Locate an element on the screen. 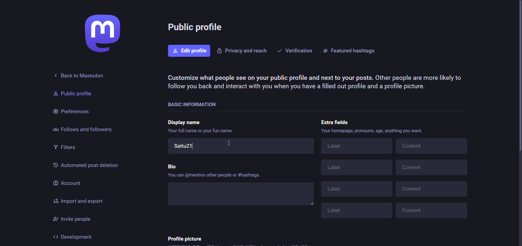 Image resolution: width=522 pixels, height=246 pixels. verification is located at coordinates (295, 50).